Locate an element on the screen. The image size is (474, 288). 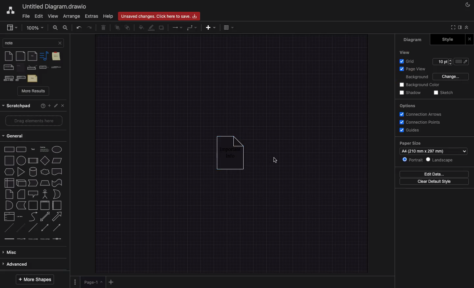
Shadow is located at coordinates (411, 93).